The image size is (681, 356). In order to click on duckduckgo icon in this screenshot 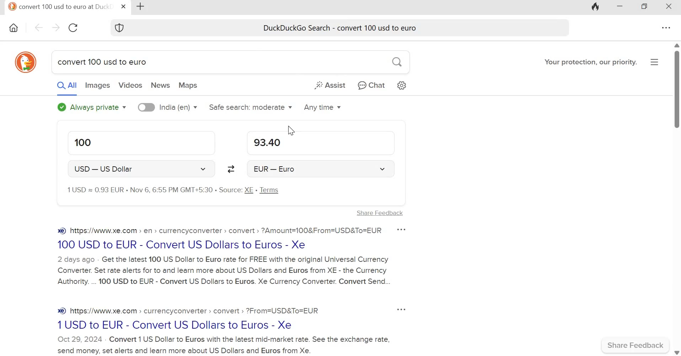, I will do `click(27, 63)`.